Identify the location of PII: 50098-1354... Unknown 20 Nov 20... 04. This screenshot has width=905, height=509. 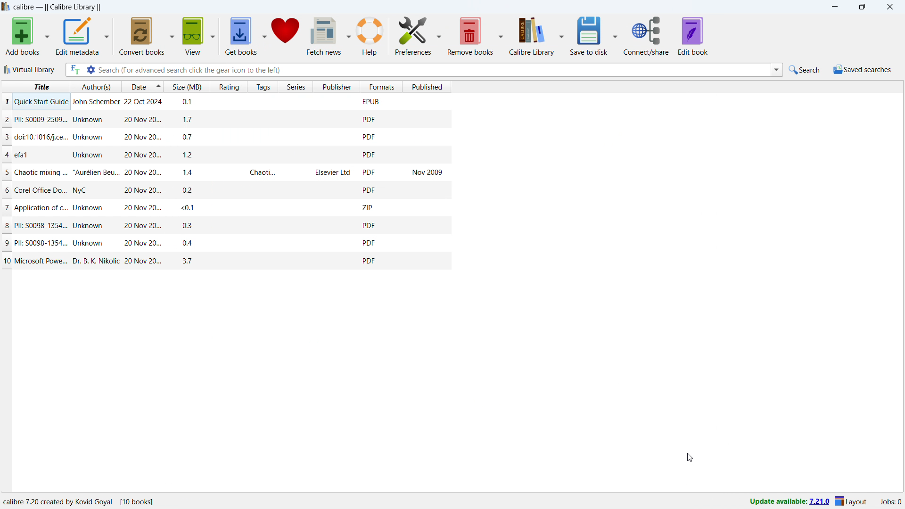
(206, 243).